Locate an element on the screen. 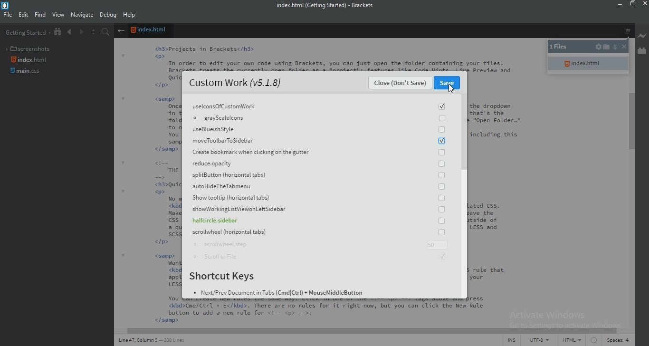 This screenshot has height=346, width=649. Create bookmark when clicking on the gutter is located at coordinates (318, 153).